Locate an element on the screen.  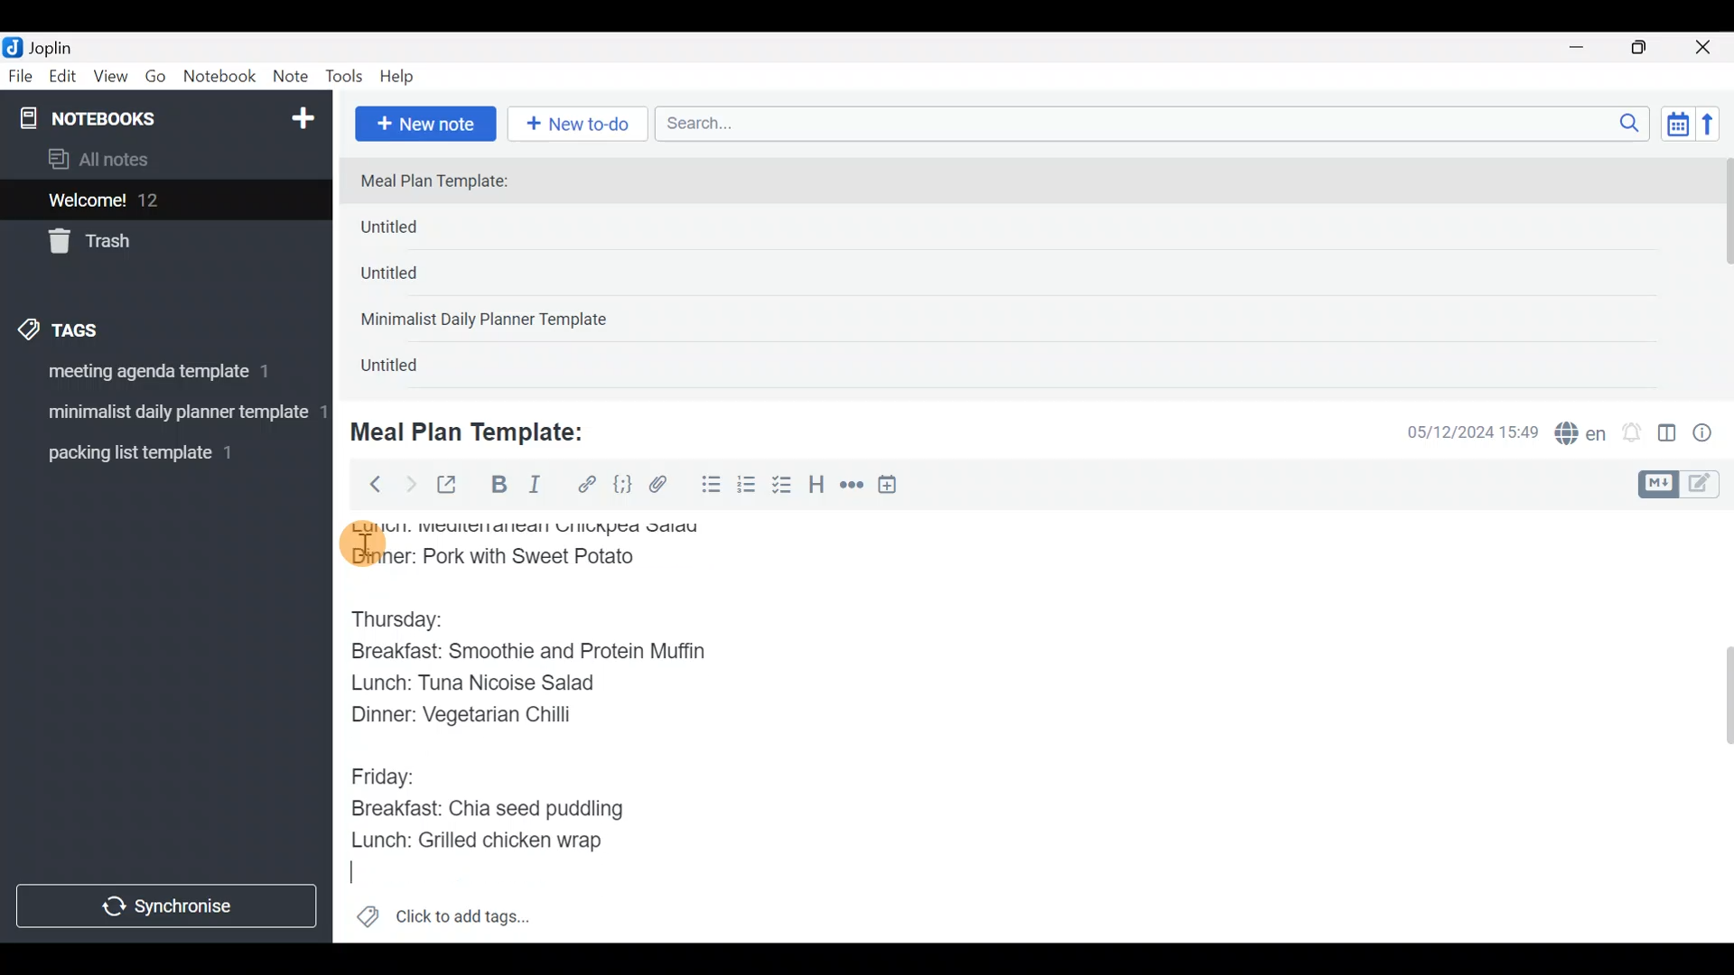
Notebook is located at coordinates (220, 77).